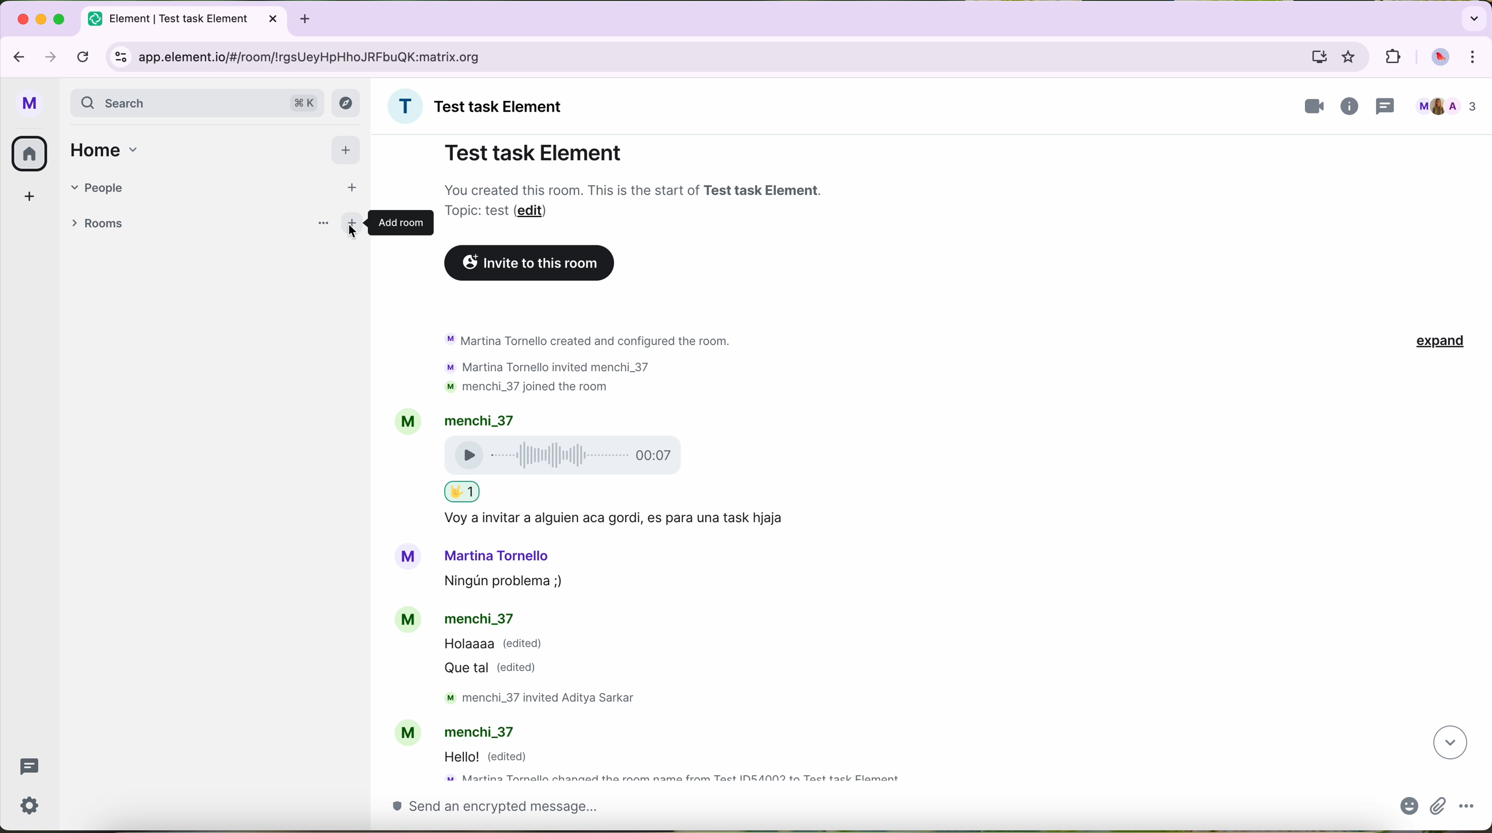 This screenshot has height=833, width=1492. Describe the element at coordinates (321, 226) in the screenshot. I see `more options` at that location.